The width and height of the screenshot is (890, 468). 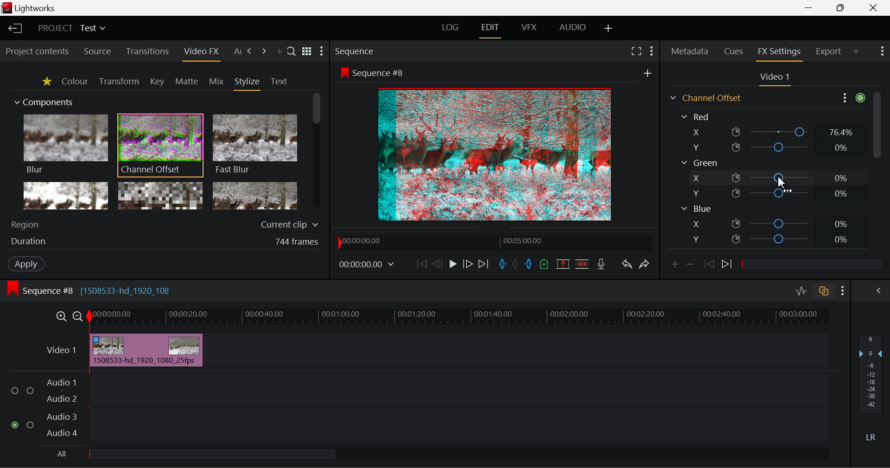 I want to click on Undo, so click(x=628, y=266).